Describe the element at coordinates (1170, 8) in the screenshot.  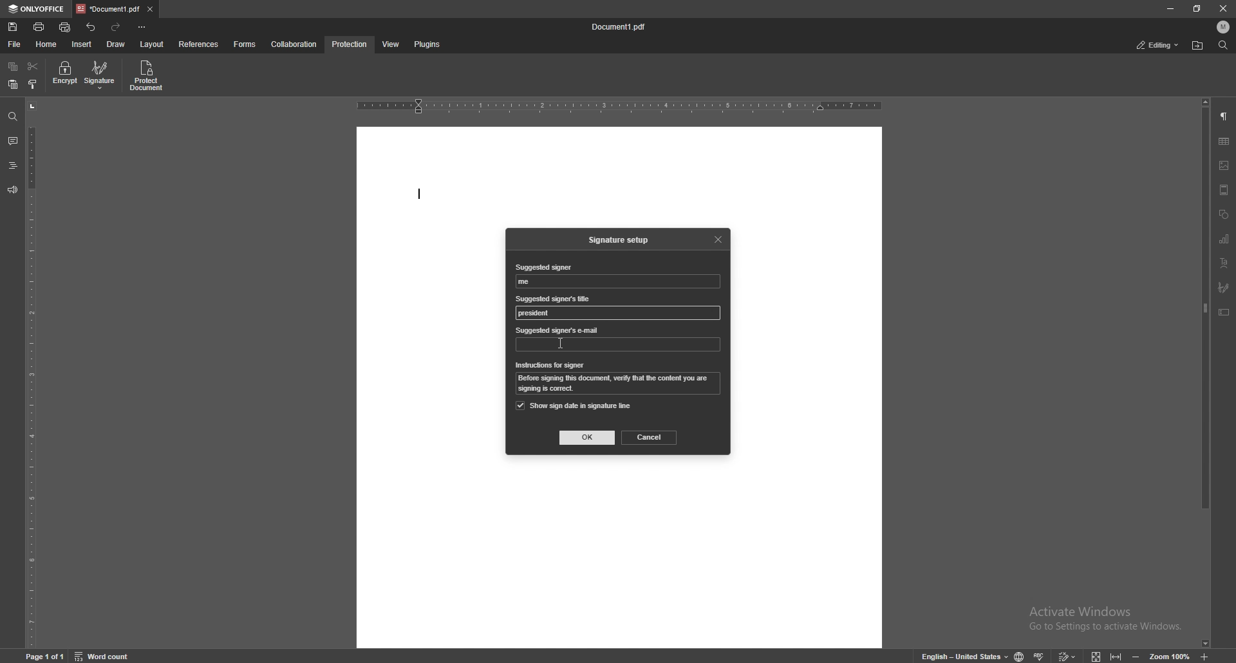
I see `minimize` at that location.